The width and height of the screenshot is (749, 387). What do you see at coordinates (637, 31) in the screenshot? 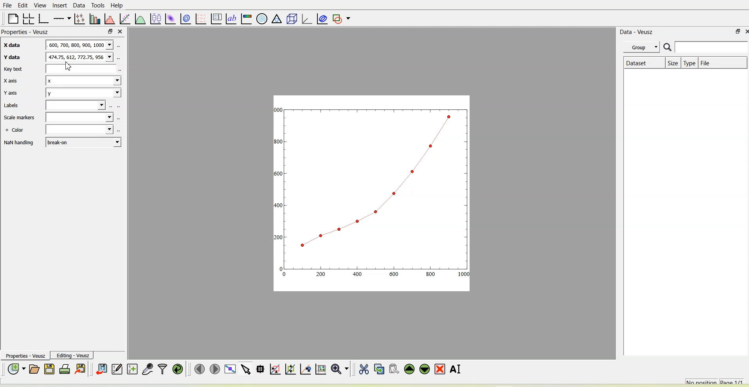
I see `Data - Veusz` at bounding box center [637, 31].